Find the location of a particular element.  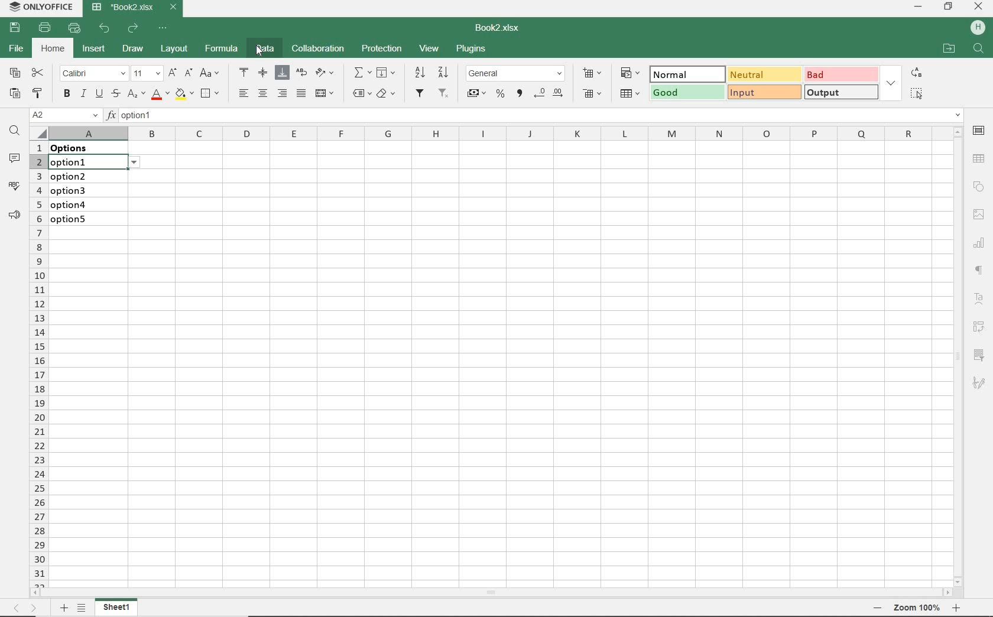

Select all is located at coordinates (38, 132).